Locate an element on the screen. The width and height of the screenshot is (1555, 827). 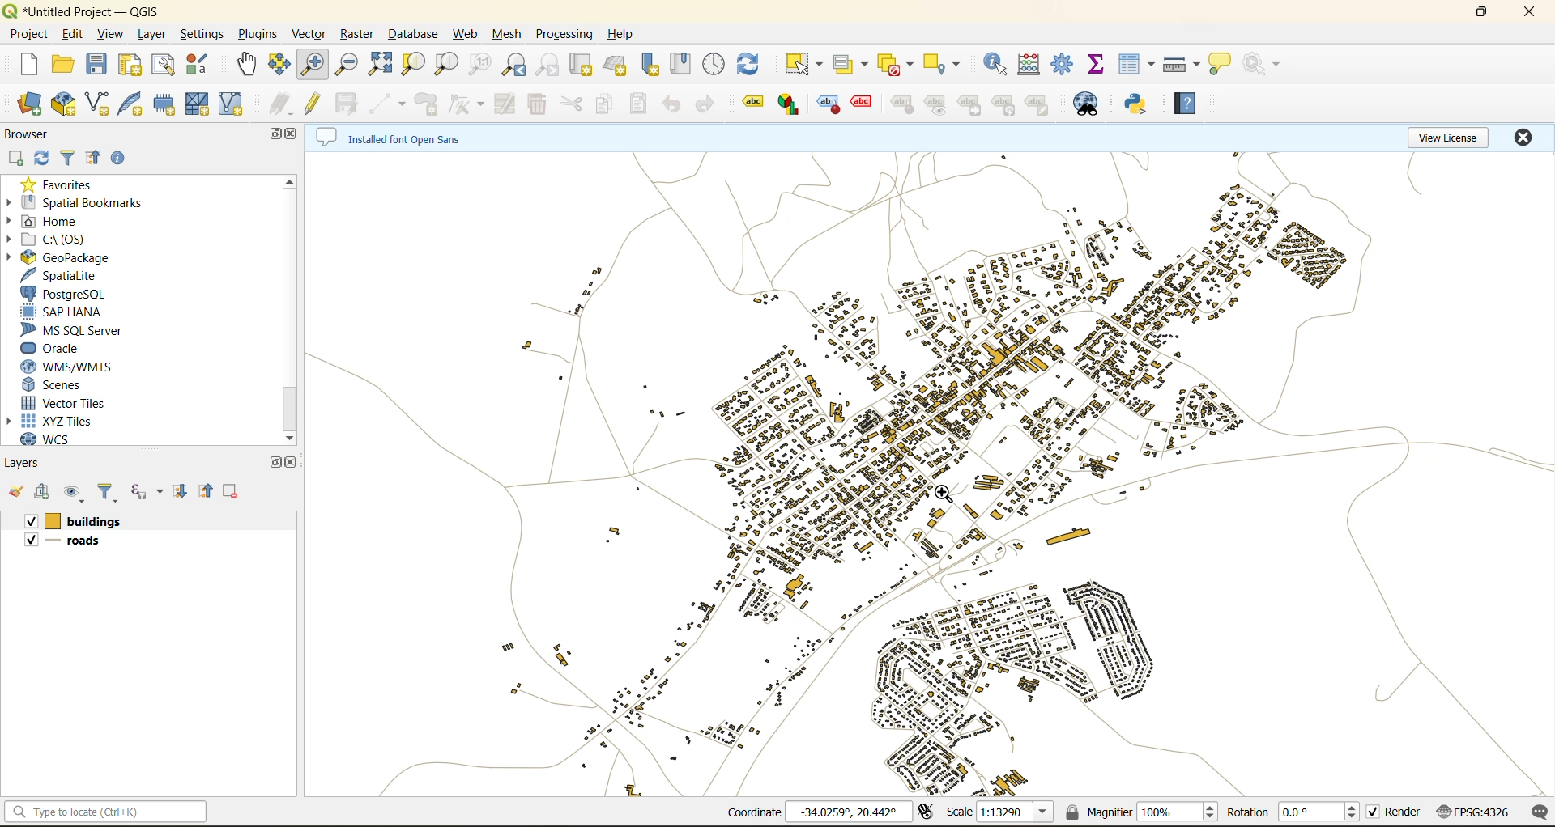
maximize is located at coordinates (274, 462).